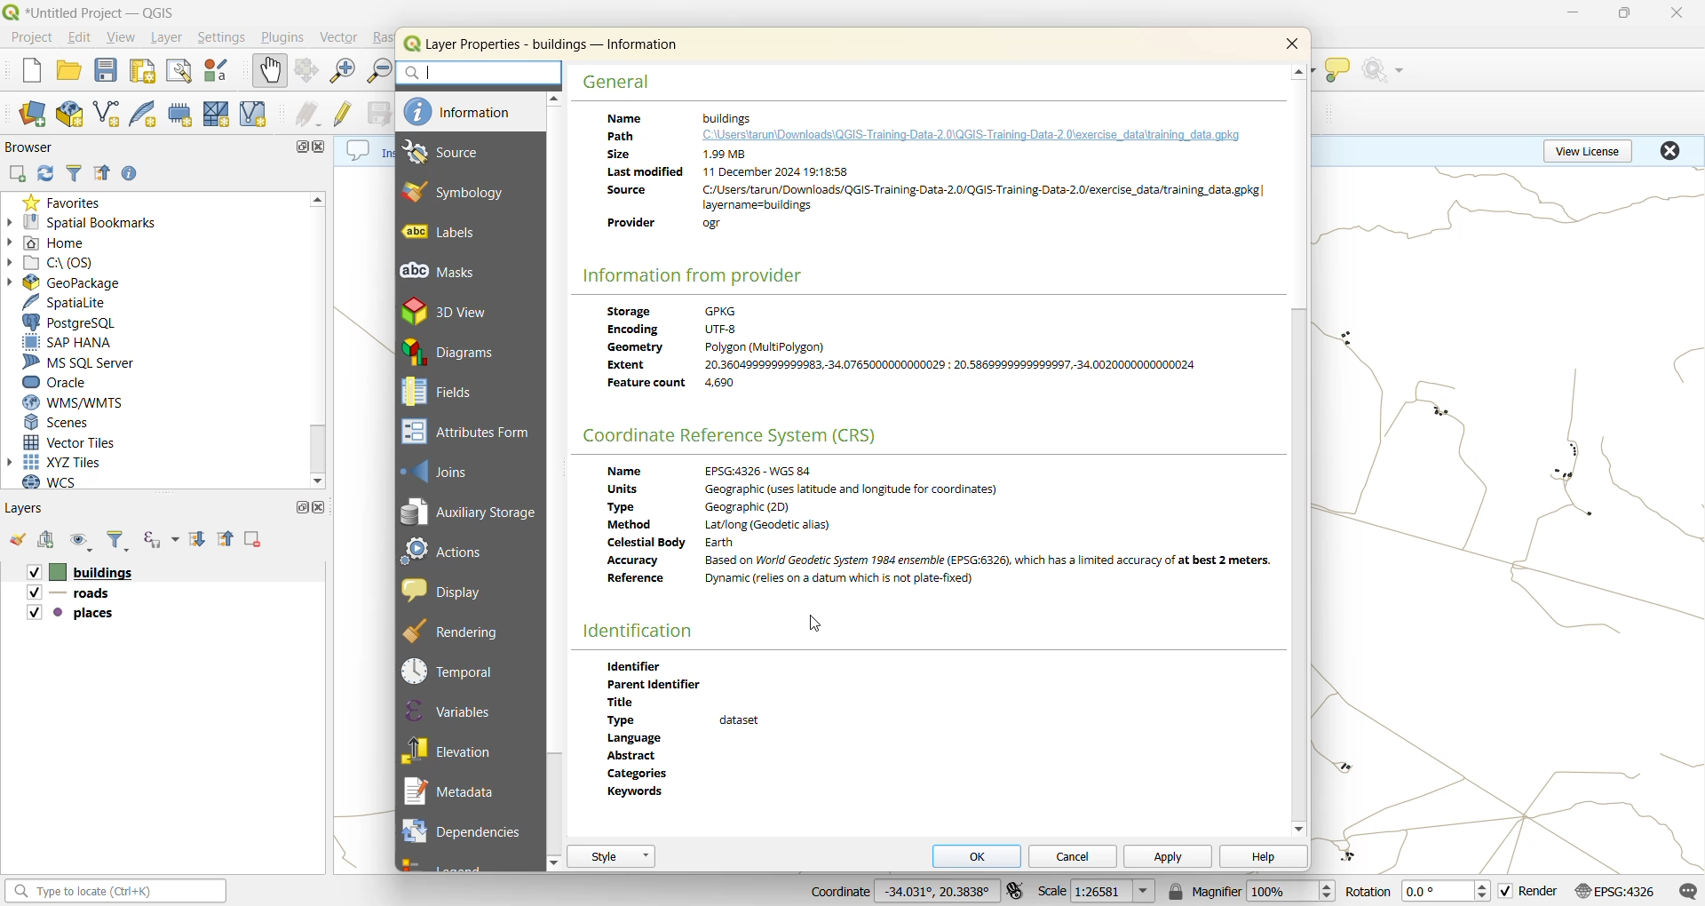  Describe the element at coordinates (1672, 16) in the screenshot. I see `close` at that location.